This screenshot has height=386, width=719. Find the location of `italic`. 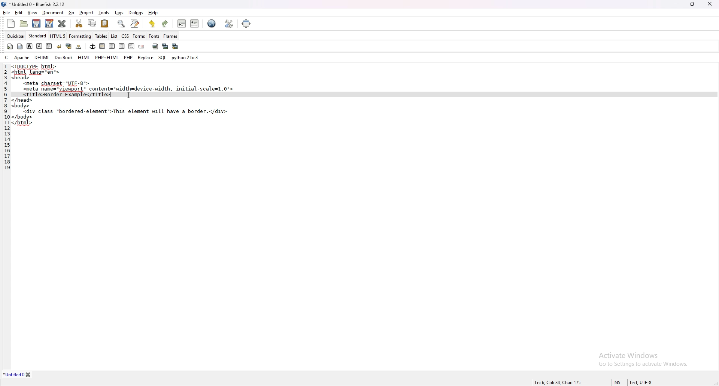

italic is located at coordinates (39, 46).